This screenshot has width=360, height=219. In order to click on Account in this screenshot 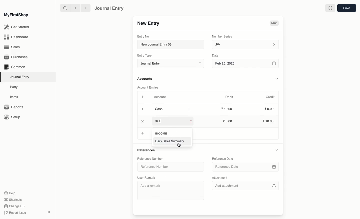, I will do `click(160, 97)`.